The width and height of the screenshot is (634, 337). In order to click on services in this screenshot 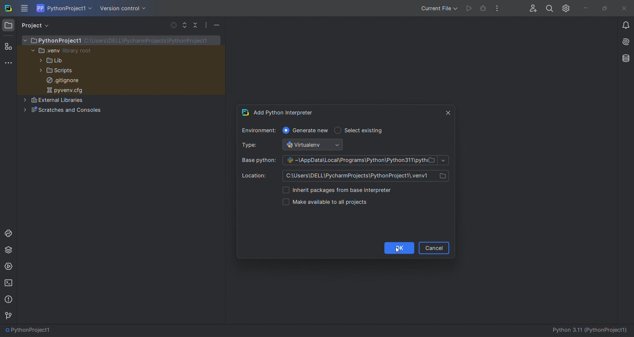, I will do `click(9, 267)`.